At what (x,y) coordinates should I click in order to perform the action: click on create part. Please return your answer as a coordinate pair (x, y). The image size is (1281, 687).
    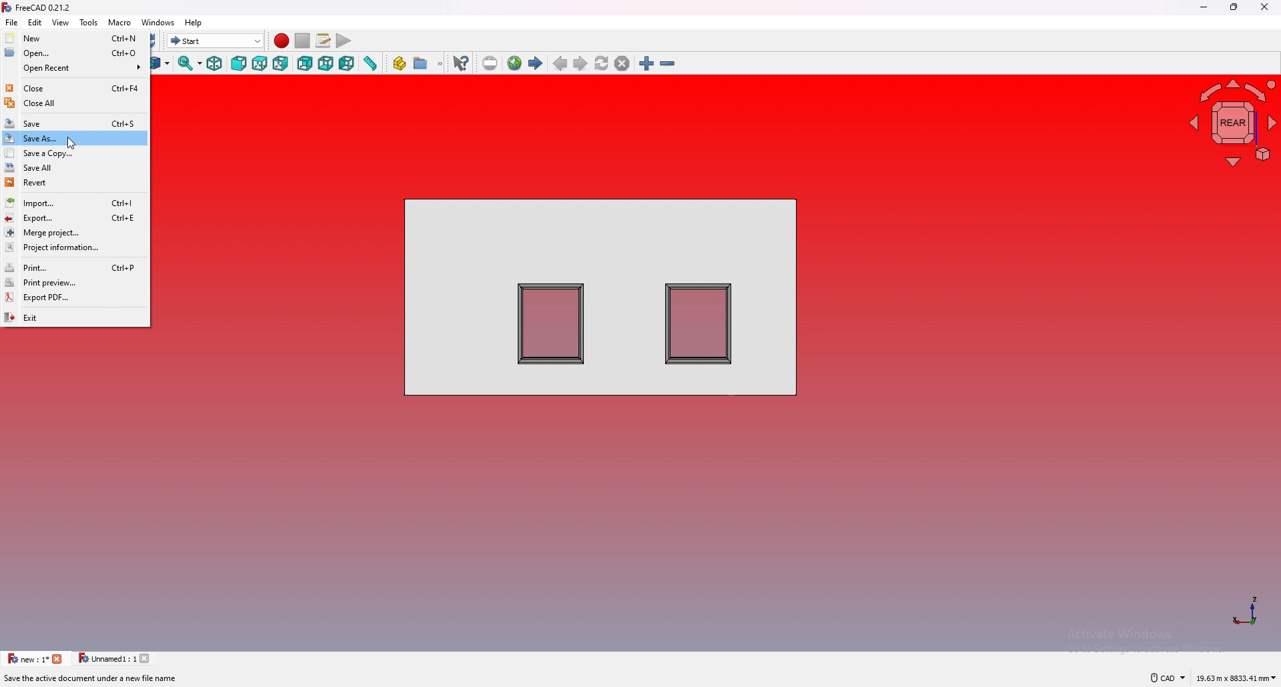
    Looking at the image, I should click on (400, 64).